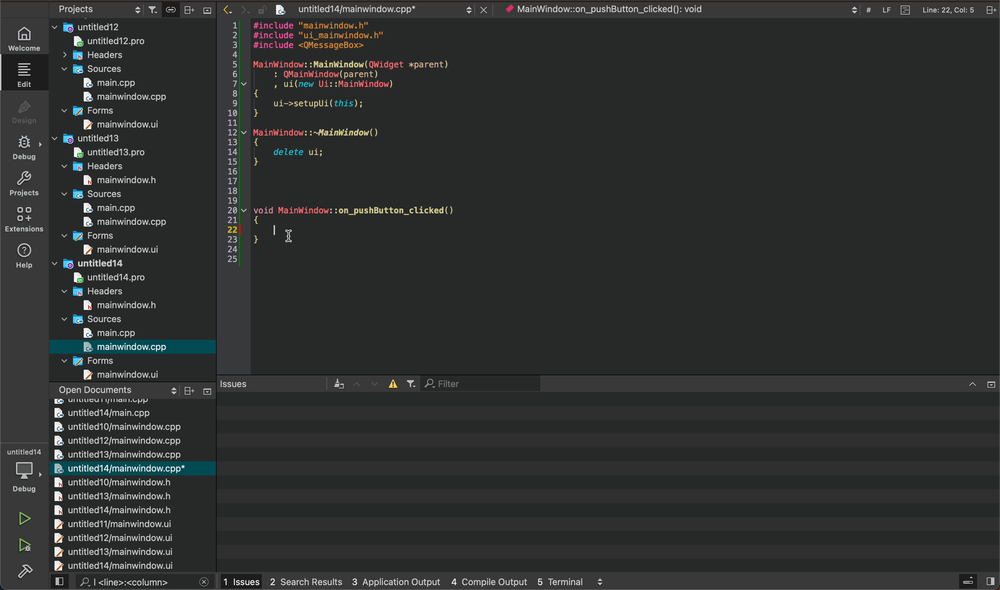  I want to click on file content, so click(611, 195).